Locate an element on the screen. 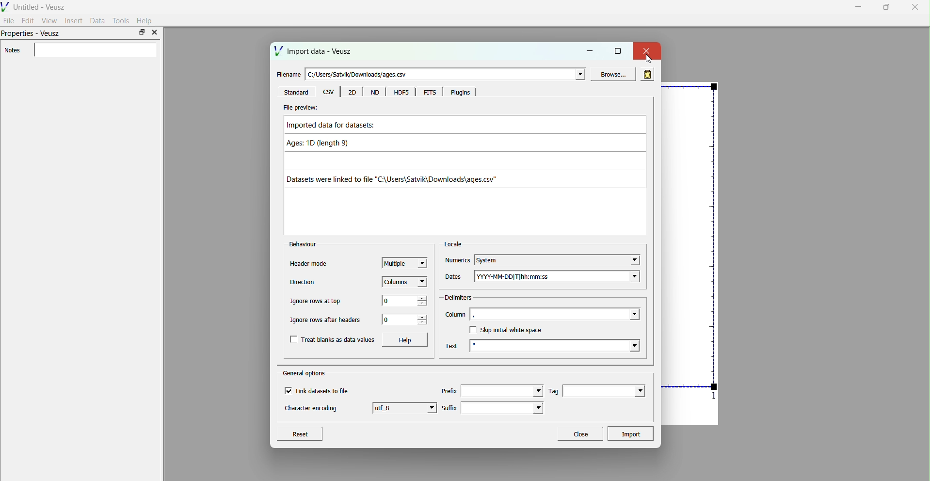  Import data - Veusz is located at coordinates (314, 51).